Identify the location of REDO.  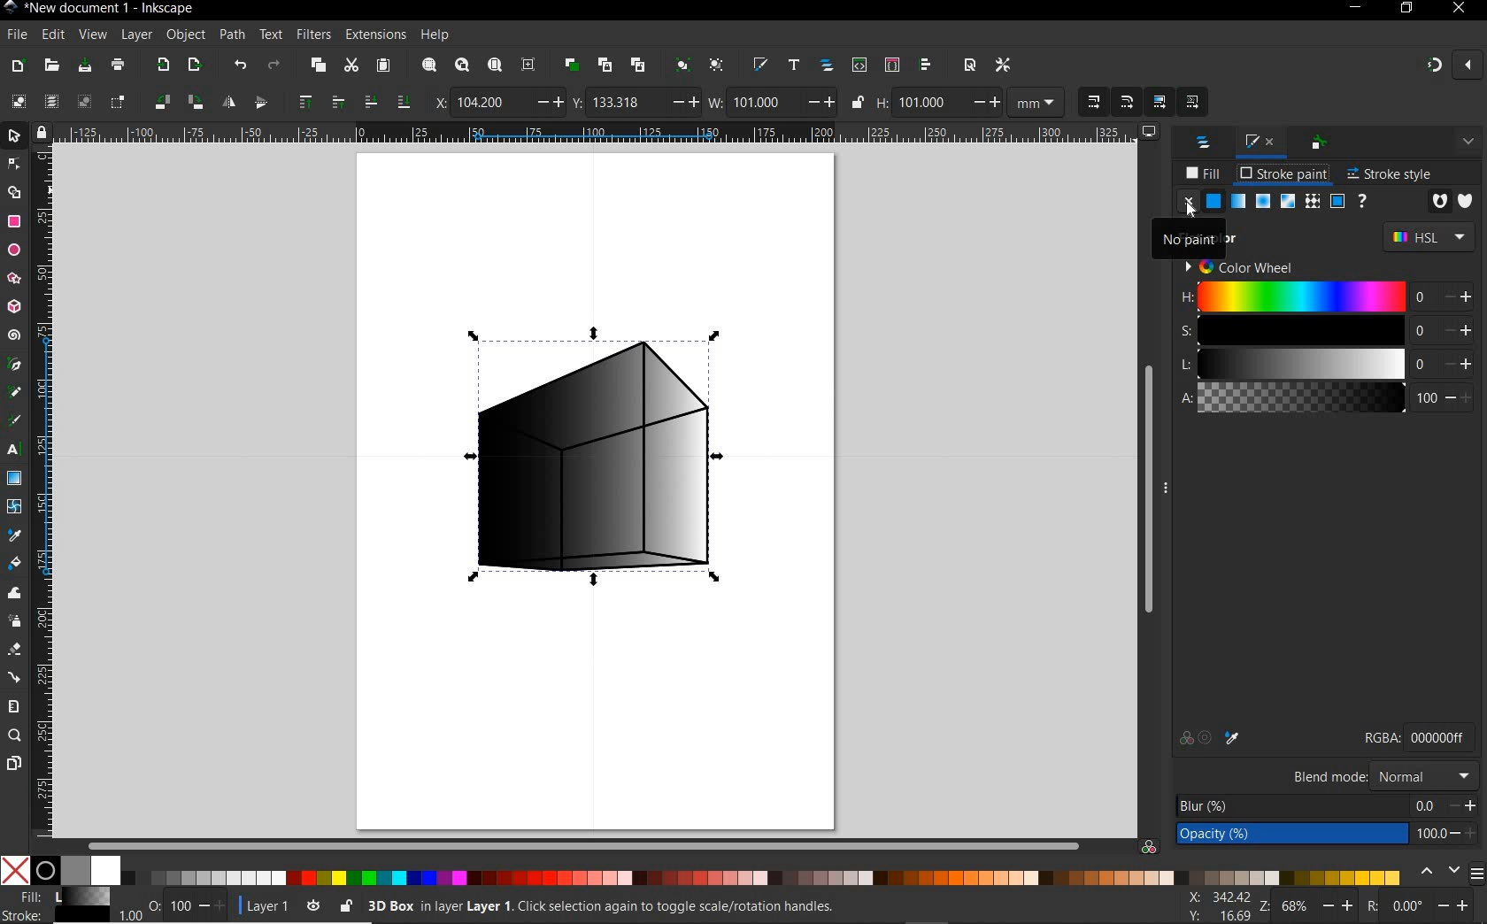
(279, 64).